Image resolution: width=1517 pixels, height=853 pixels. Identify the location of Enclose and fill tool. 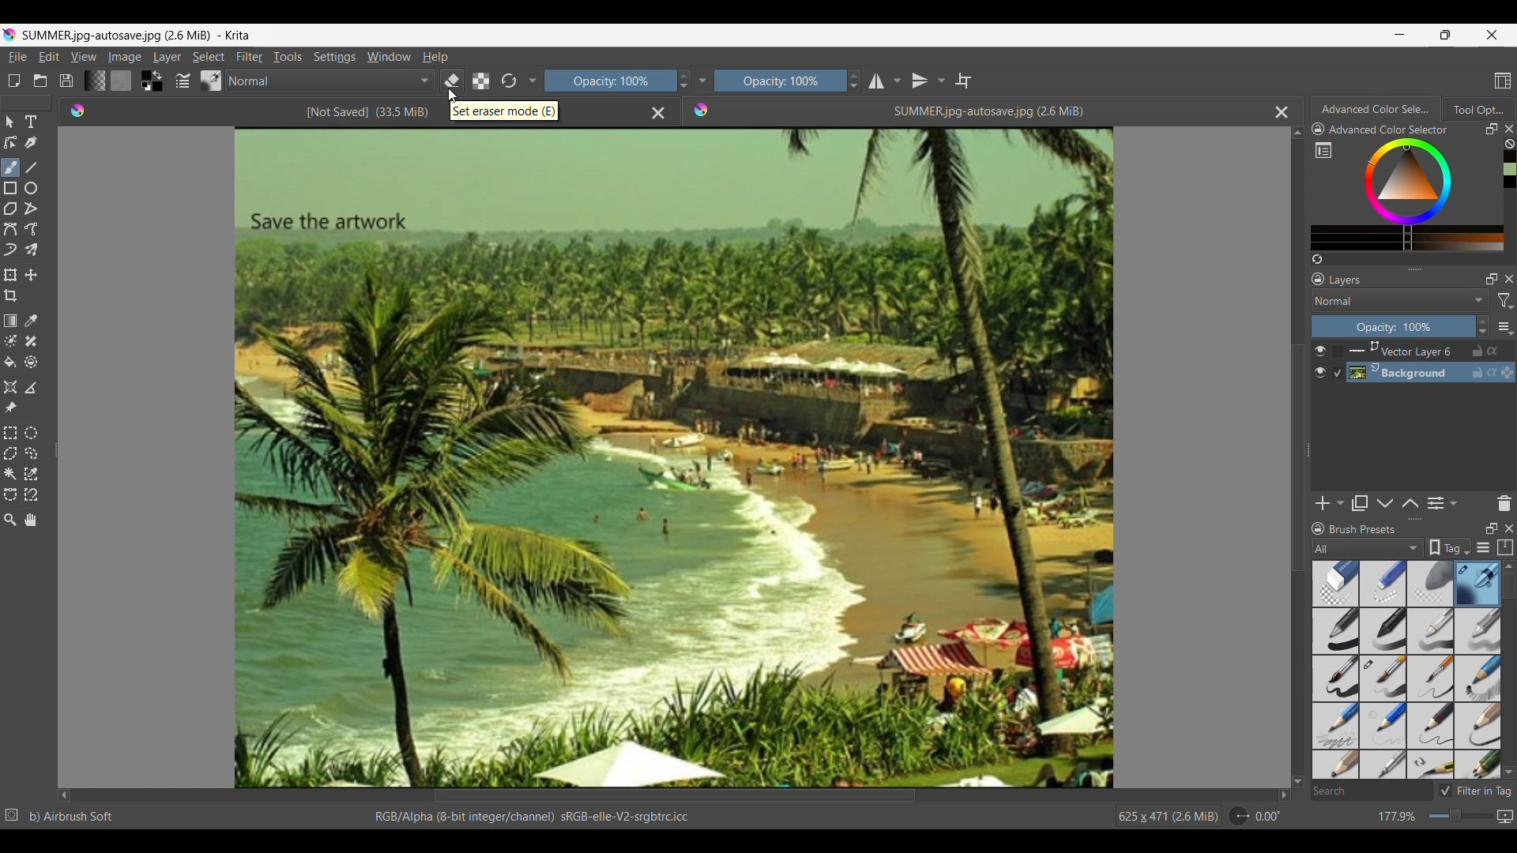
(31, 362).